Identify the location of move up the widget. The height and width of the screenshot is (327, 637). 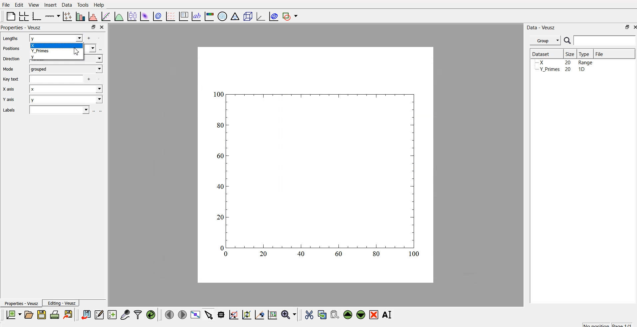
(347, 314).